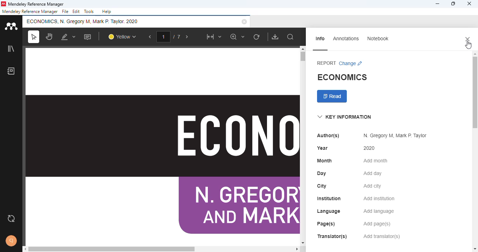  What do you see at coordinates (65, 12) in the screenshot?
I see `file` at bounding box center [65, 12].